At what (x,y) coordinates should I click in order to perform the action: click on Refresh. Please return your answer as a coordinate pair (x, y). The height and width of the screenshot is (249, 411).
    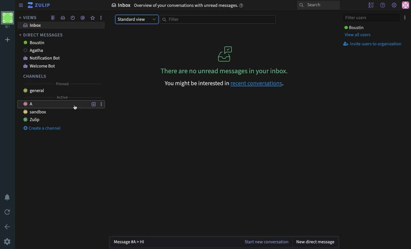
    Looking at the image, I should click on (8, 211).